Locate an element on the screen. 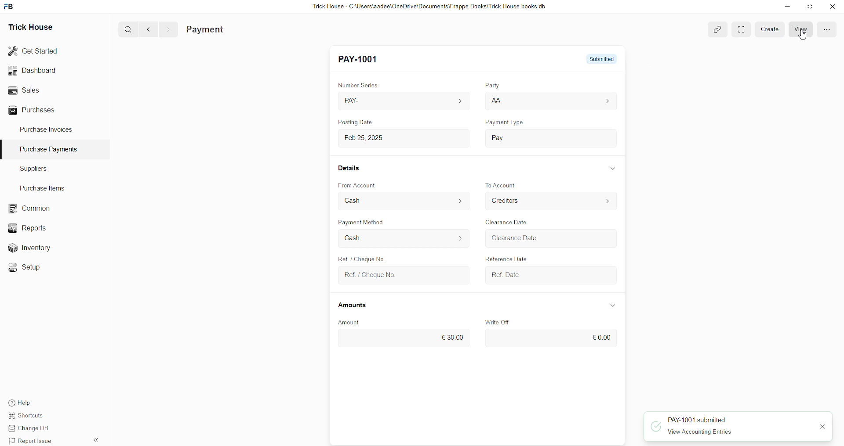 Image resolution: width=844 pixels, height=446 pixels. Trick House - C:\Users\aadee\OneDrive\Documents\Frappe Books\Trick House books.db is located at coordinates (431, 7).